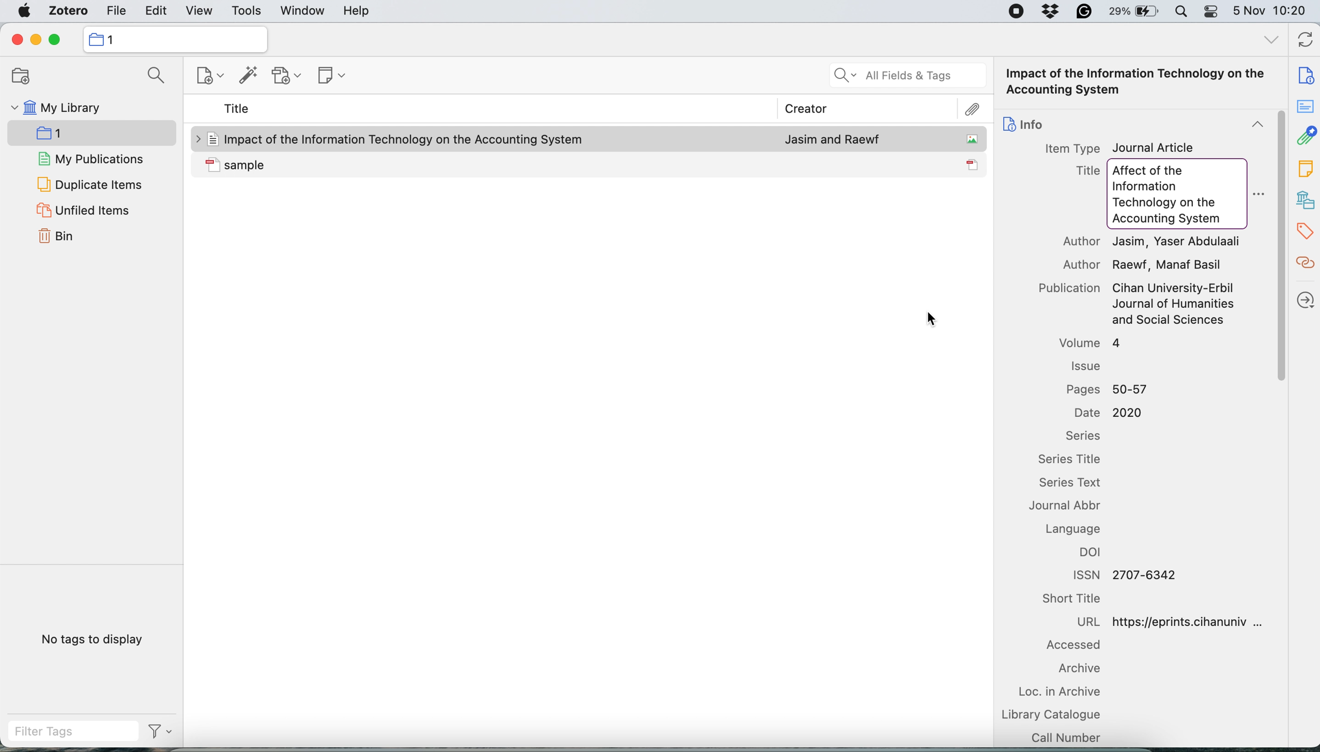 The image size is (1320, 752). Describe the element at coordinates (1169, 621) in the screenshot. I see `URL https://eprints.cihanuniv ...` at that location.